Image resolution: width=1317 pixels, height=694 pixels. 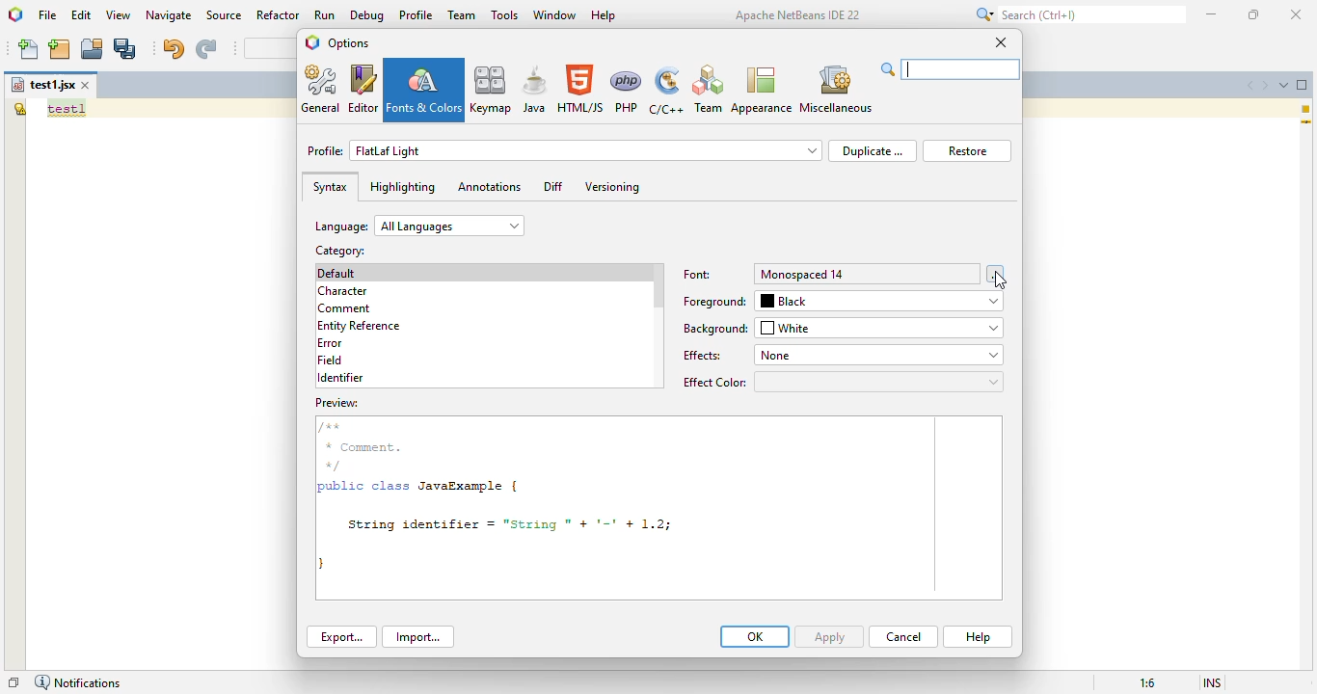 I want to click on HTML/JS, so click(x=581, y=89).